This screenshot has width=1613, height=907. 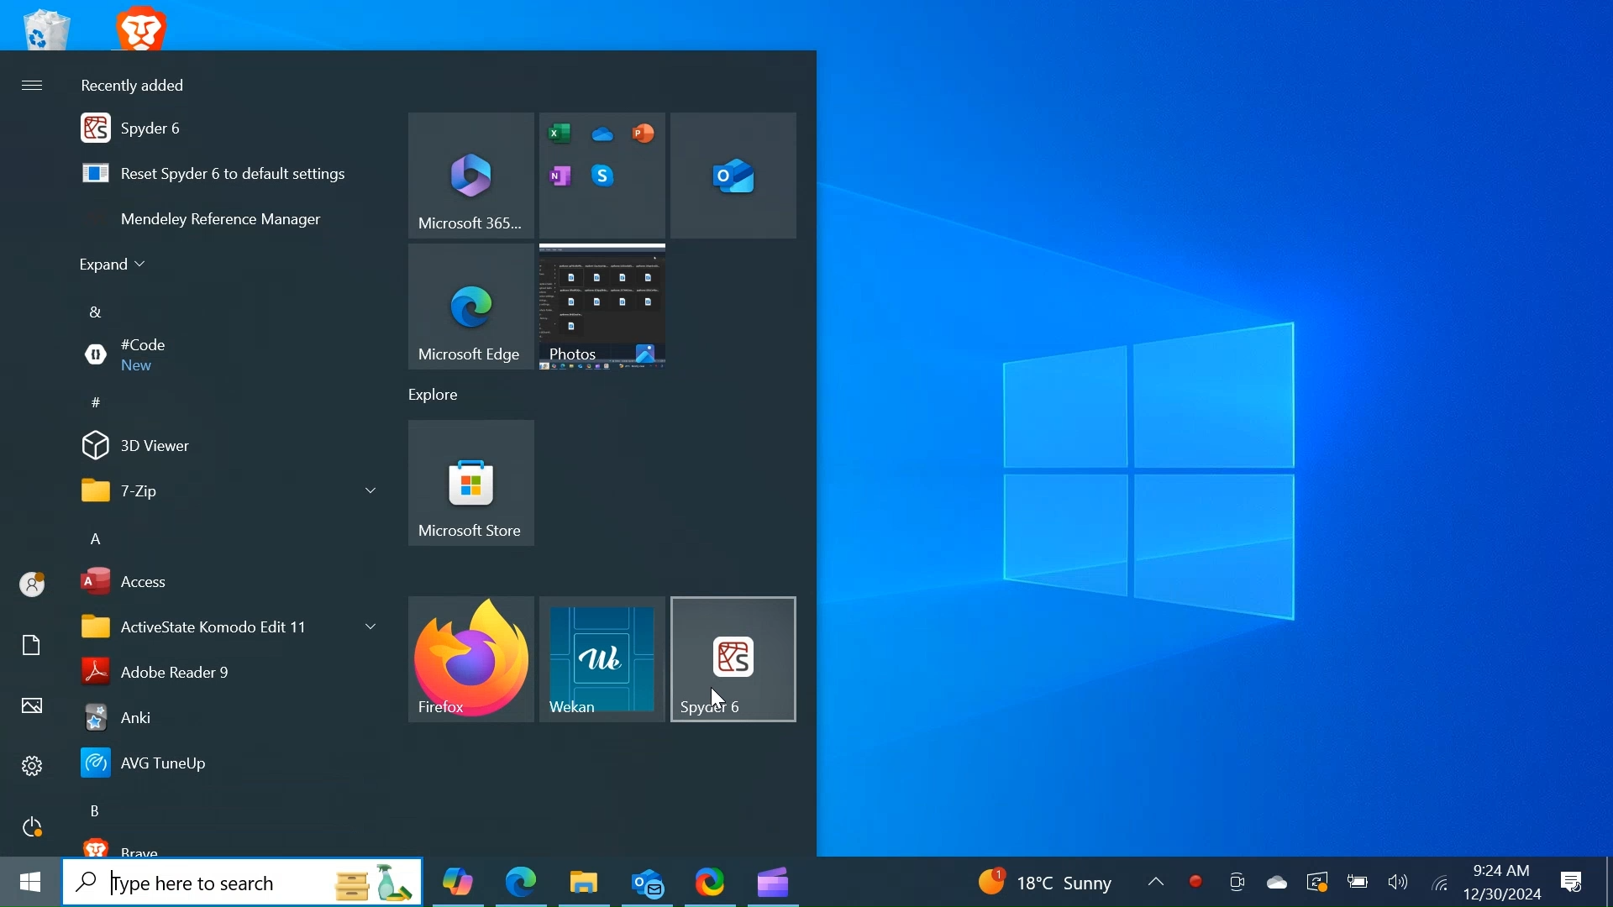 What do you see at coordinates (223, 448) in the screenshot?
I see `3D Viewer` at bounding box center [223, 448].